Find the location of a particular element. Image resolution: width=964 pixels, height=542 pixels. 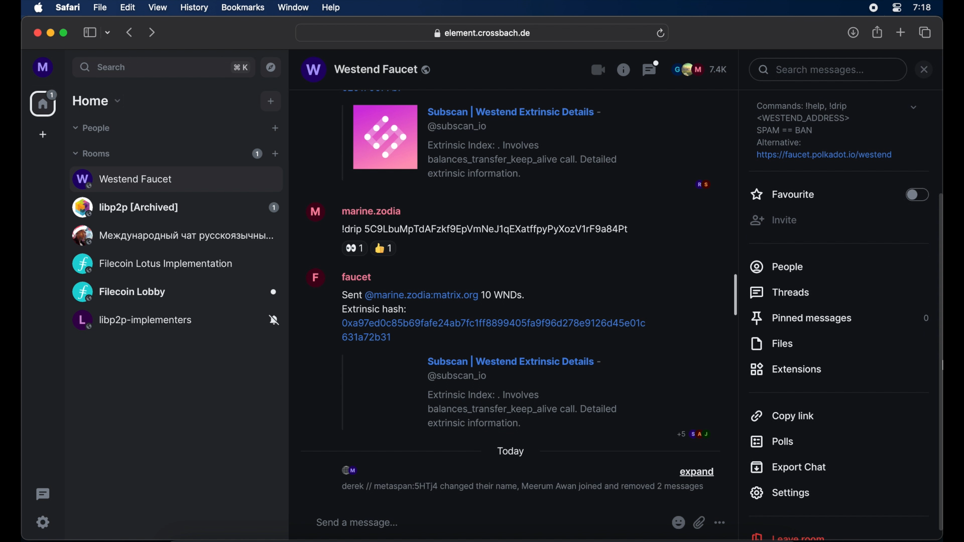

pinned messages is located at coordinates (801, 319).